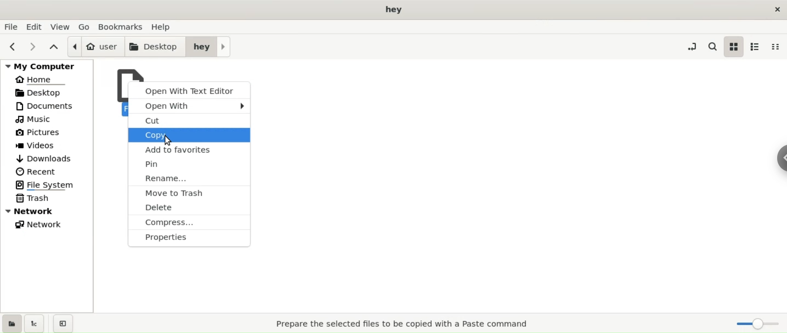 Image resolution: width=787 pixels, height=333 pixels. What do you see at coordinates (190, 224) in the screenshot?
I see `compress` at bounding box center [190, 224].